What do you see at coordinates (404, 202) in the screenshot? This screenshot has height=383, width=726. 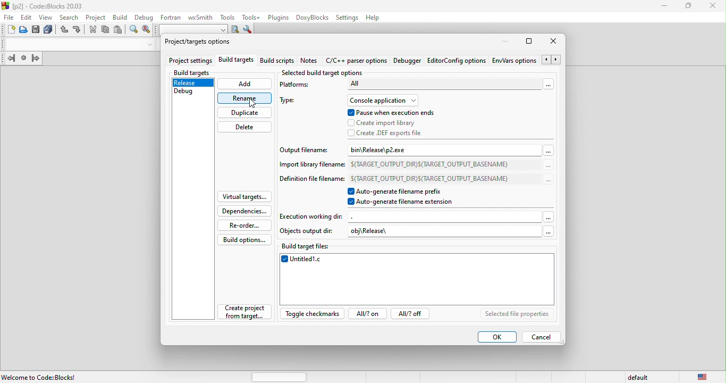 I see `auto generate filename extension` at bounding box center [404, 202].